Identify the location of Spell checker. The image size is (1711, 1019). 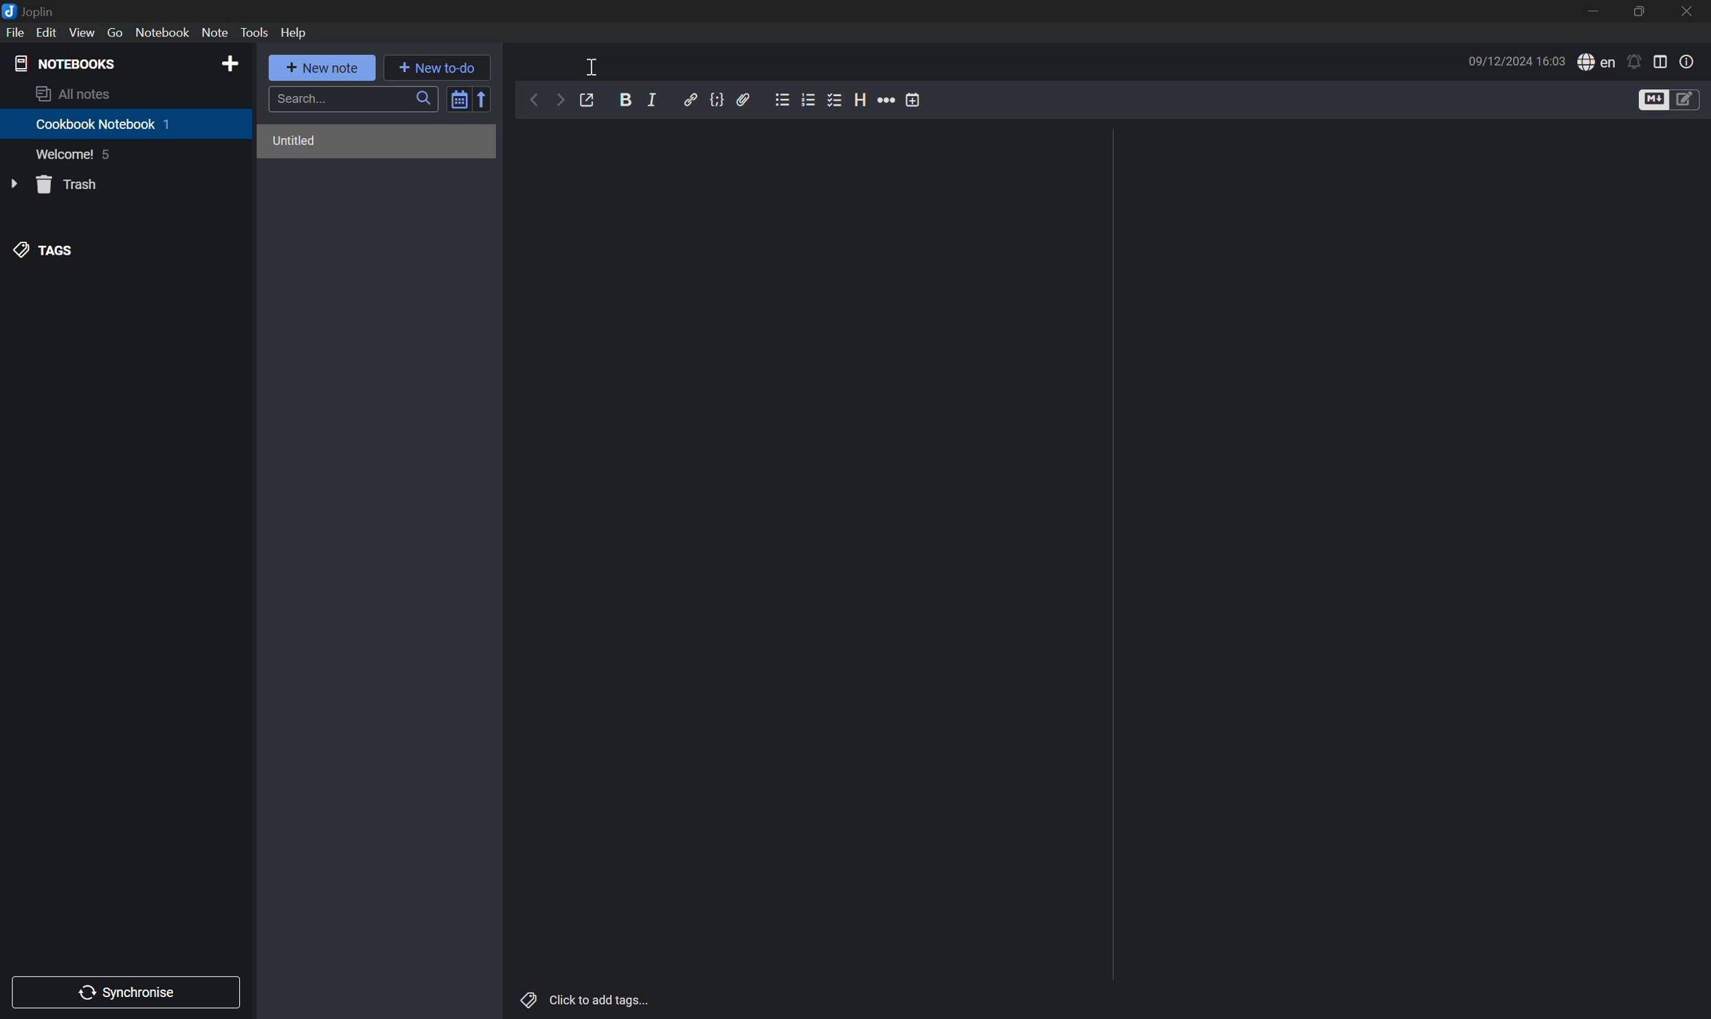
(1598, 60).